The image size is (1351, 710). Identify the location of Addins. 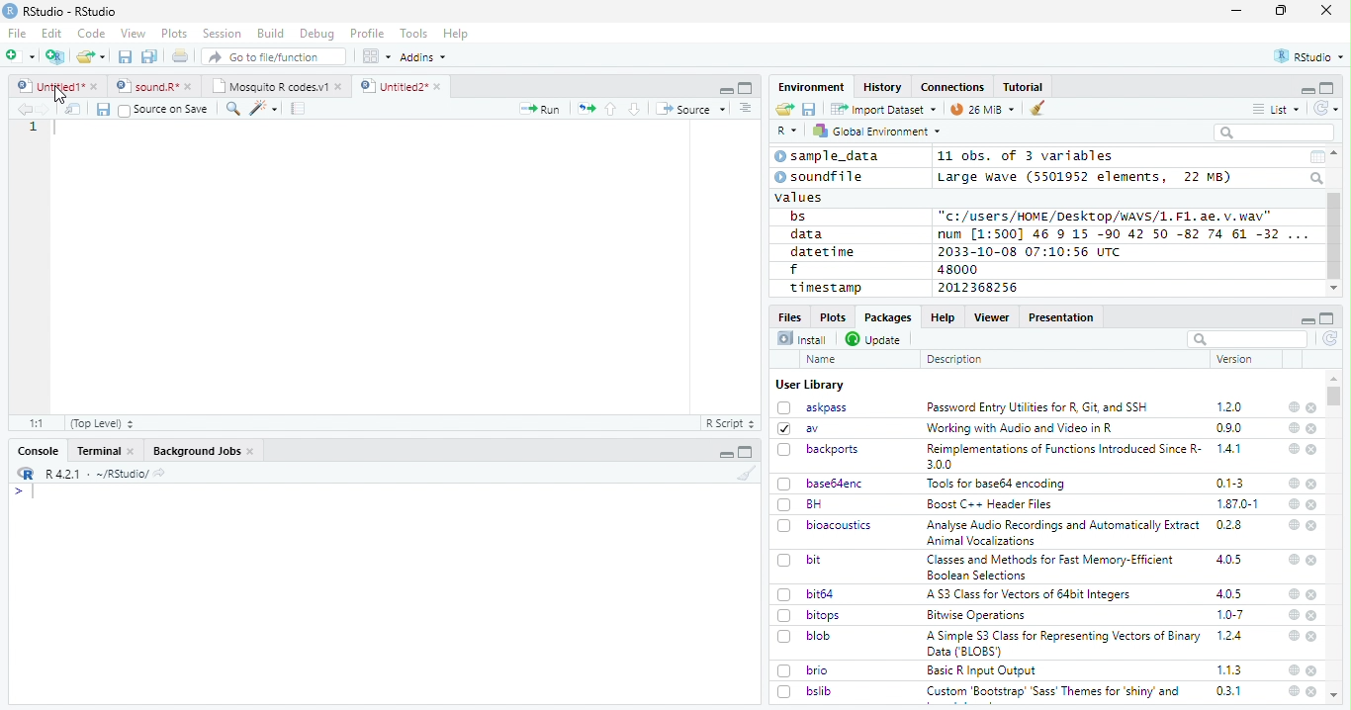
(423, 57).